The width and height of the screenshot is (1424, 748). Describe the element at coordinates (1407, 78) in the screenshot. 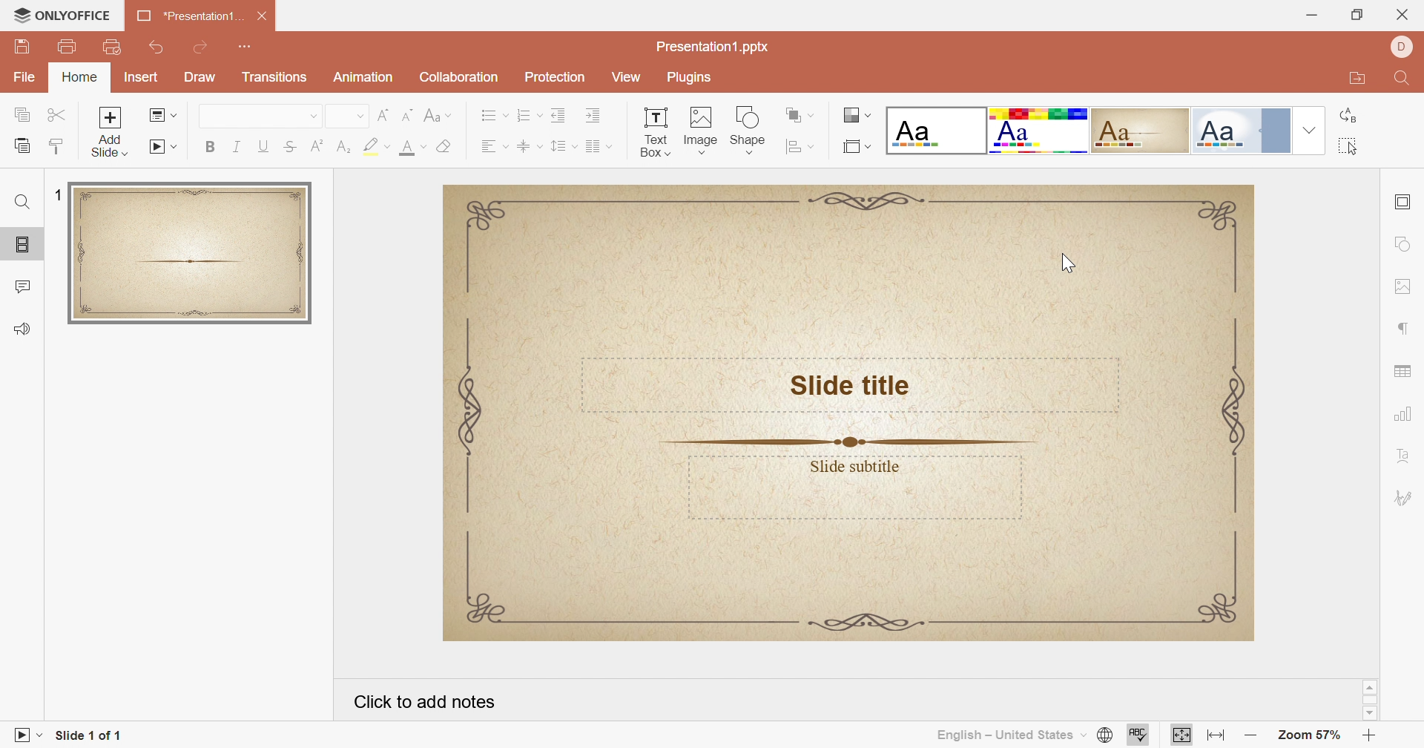

I see `Find` at that location.